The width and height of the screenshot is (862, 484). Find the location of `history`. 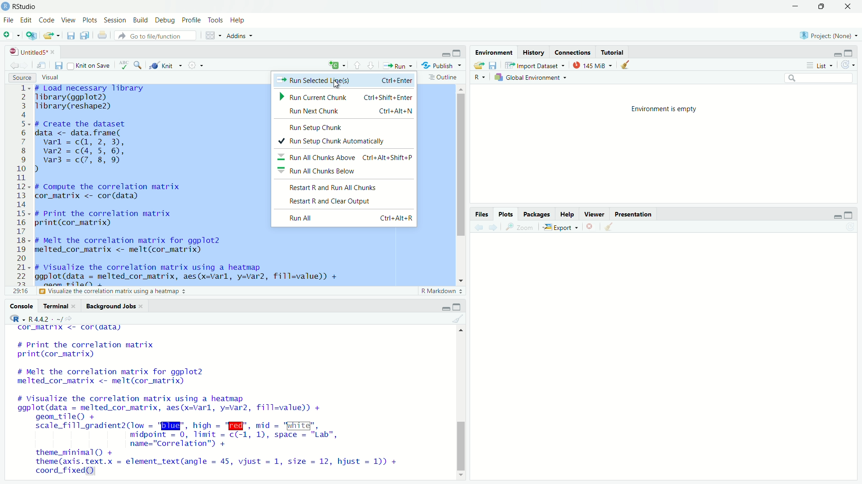

history is located at coordinates (535, 52).